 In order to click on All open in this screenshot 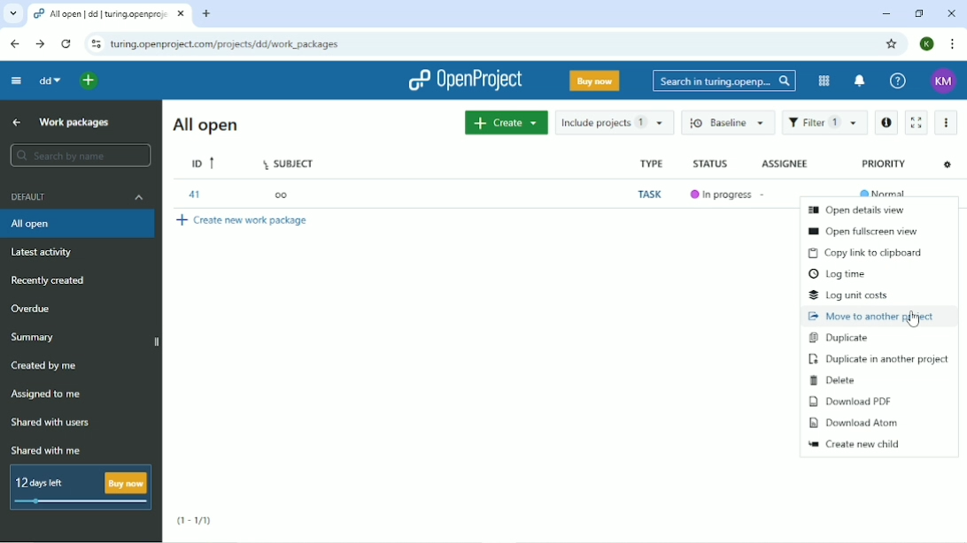, I will do `click(77, 224)`.